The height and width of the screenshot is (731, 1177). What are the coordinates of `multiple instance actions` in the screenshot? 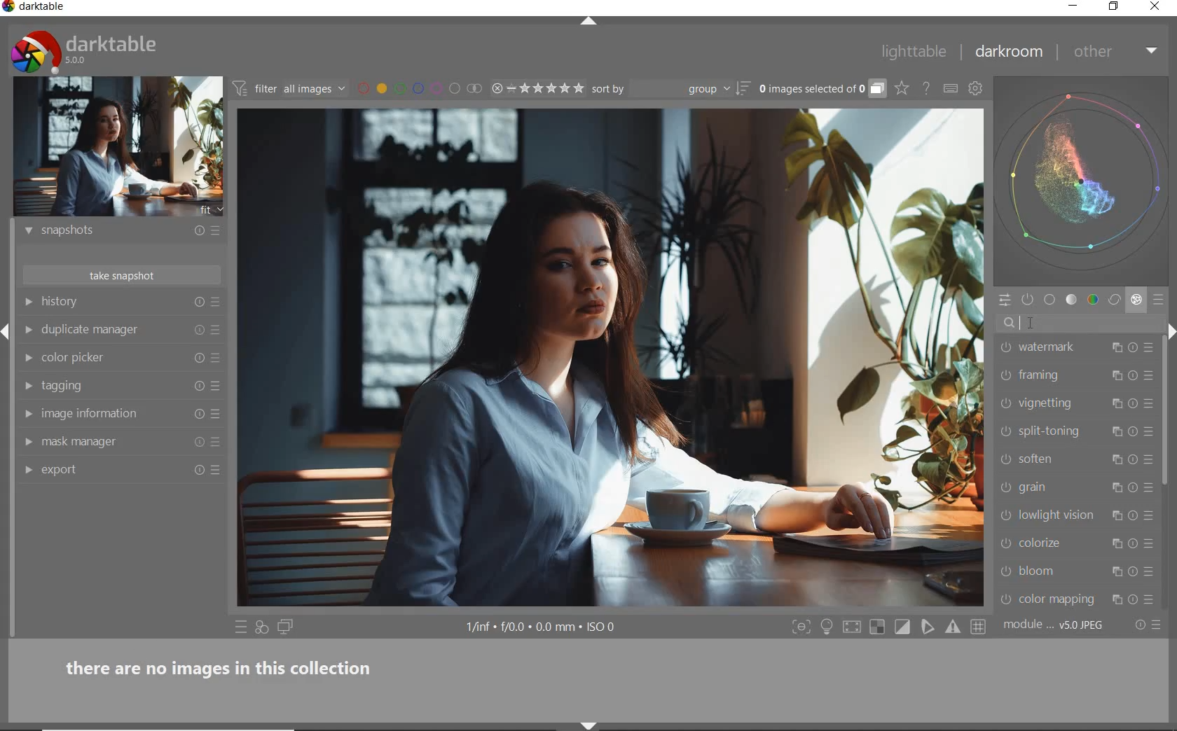 It's located at (1116, 488).